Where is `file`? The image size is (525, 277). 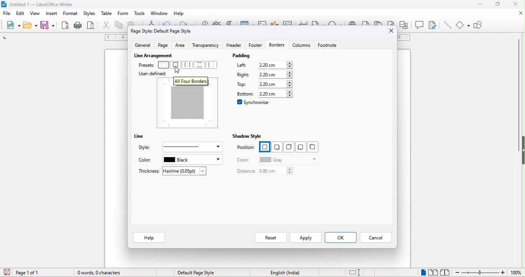 file is located at coordinates (7, 13).